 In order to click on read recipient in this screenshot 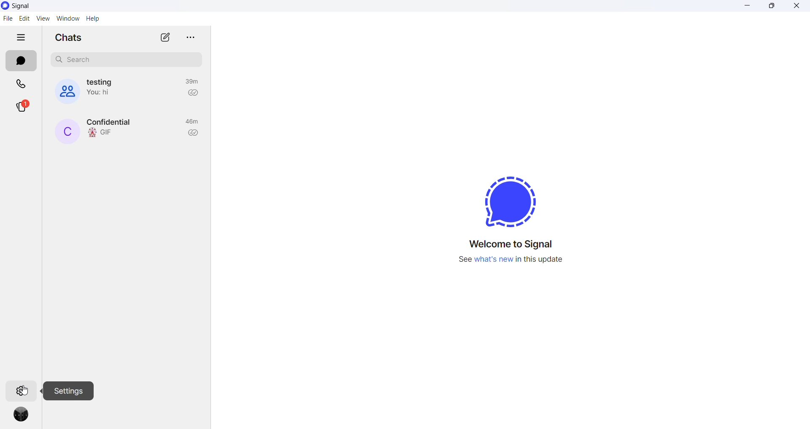, I will do `click(194, 134)`.